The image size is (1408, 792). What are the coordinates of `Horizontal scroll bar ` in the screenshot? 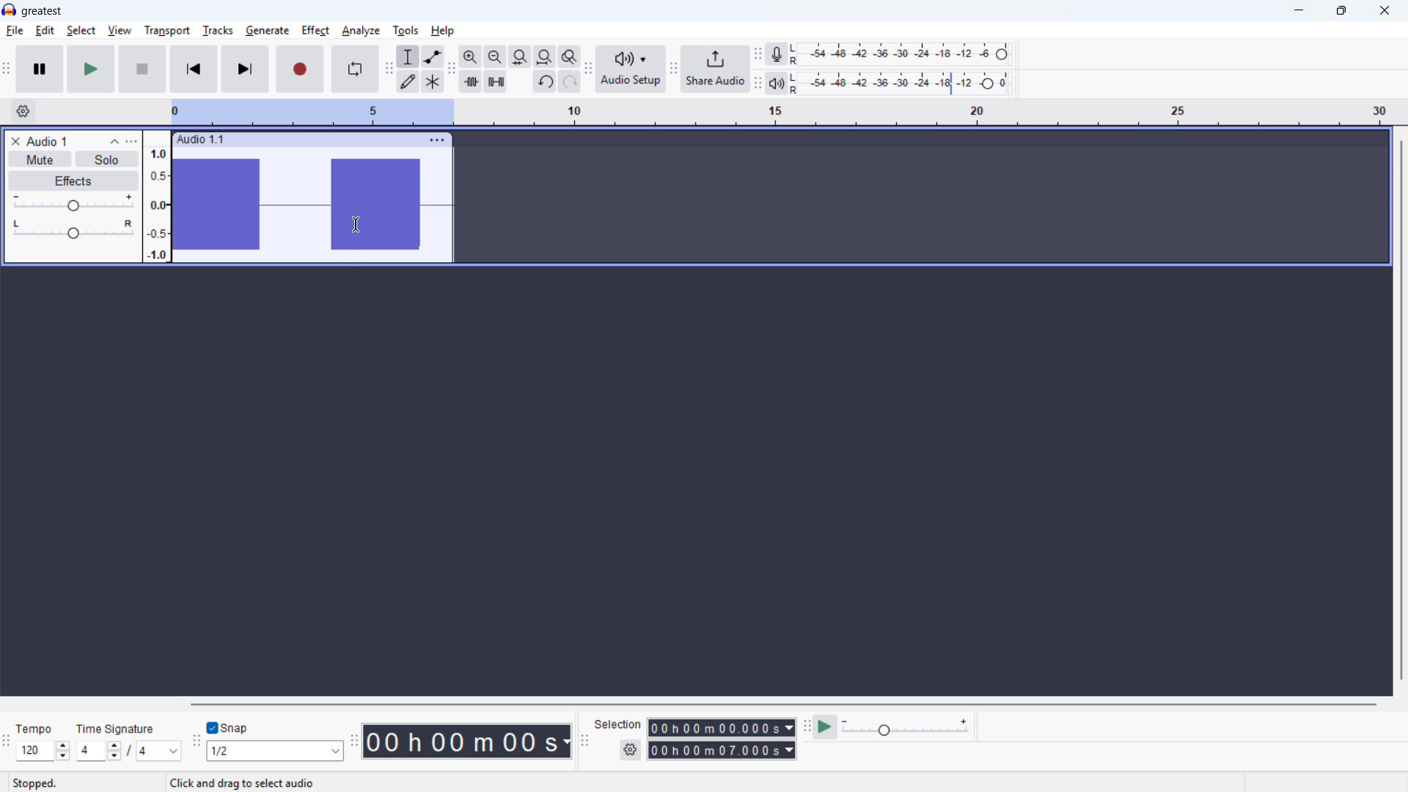 It's located at (782, 705).